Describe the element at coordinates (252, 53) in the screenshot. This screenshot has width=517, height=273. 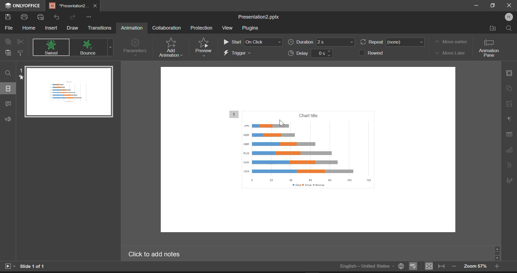
I see `Trigger` at that location.